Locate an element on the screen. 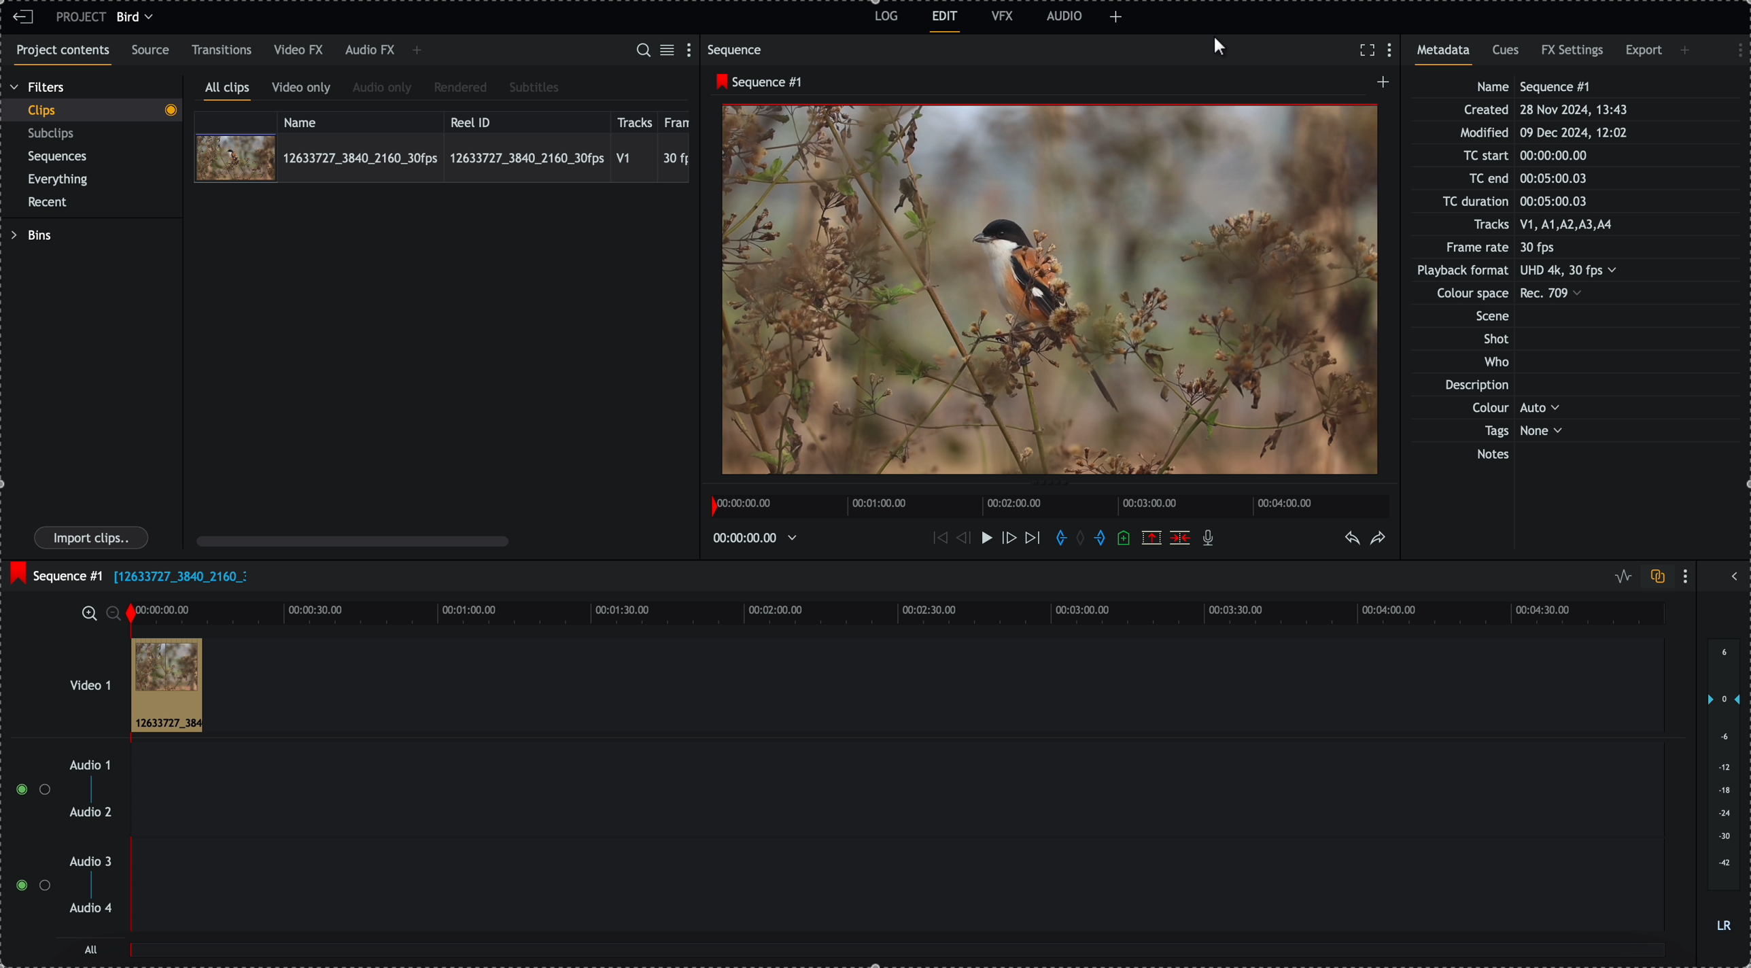 The height and width of the screenshot is (968, 1751).  is located at coordinates (56, 181).